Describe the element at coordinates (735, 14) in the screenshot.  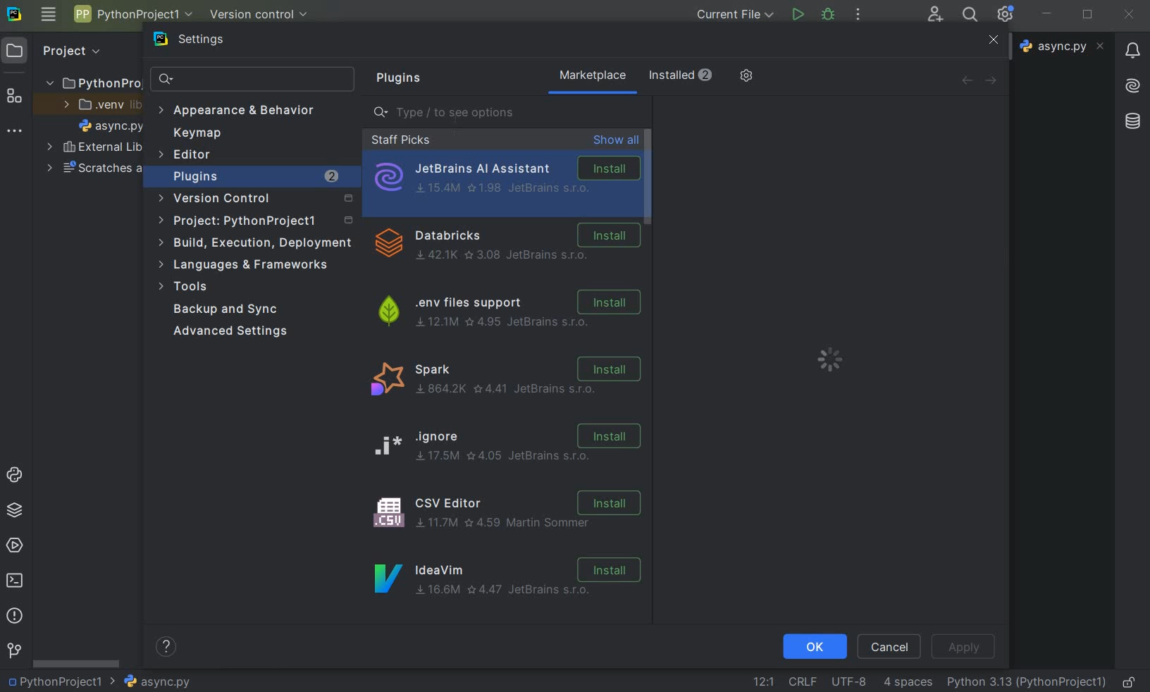
I see `current file` at that location.